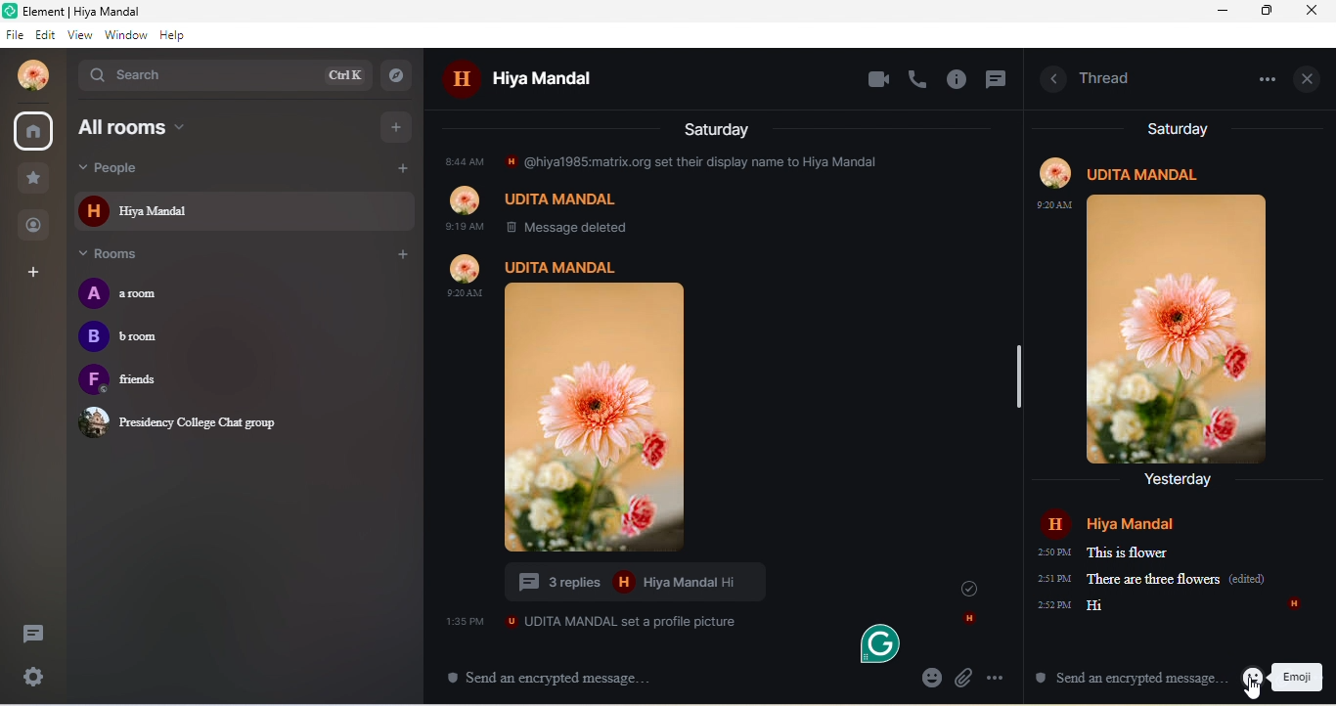 The width and height of the screenshot is (1336, 706). What do you see at coordinates (711, 131) in the screenshot?
I see `Saturday` at bounding box center [711, 131].